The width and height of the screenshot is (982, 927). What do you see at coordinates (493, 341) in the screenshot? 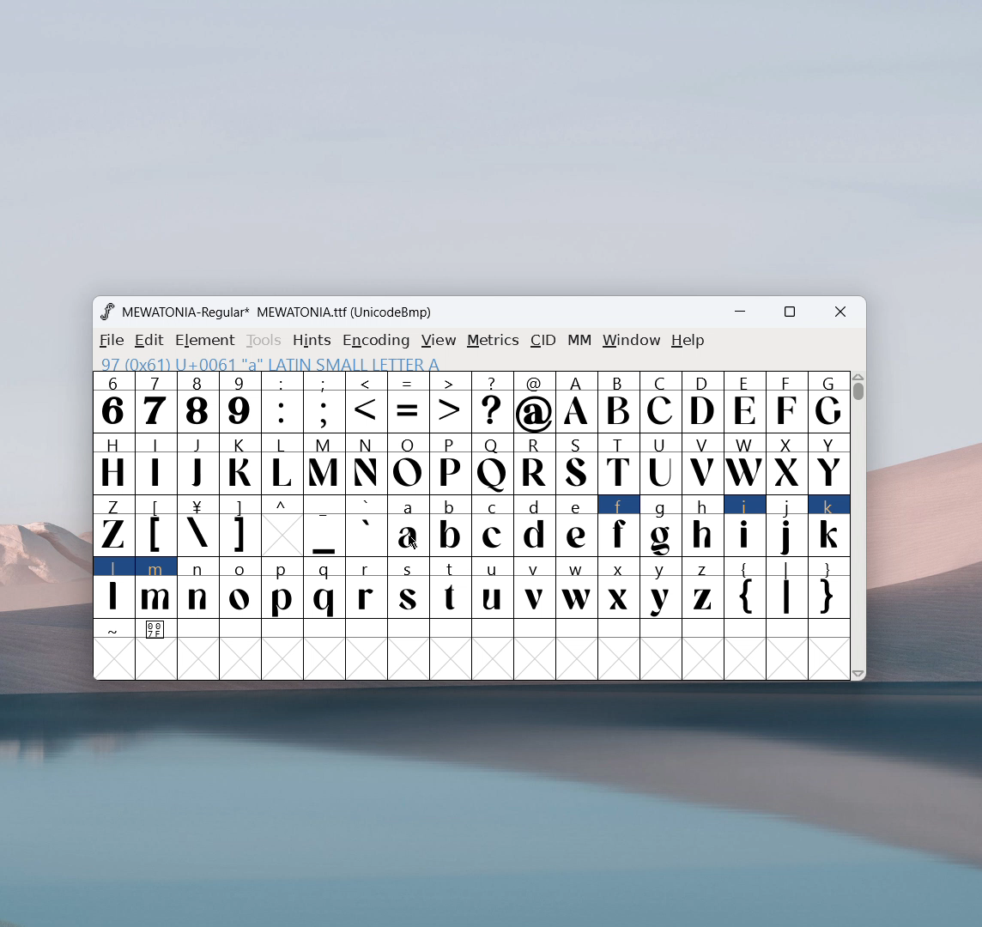
I see `metrics` at bounding box center [493, 341].